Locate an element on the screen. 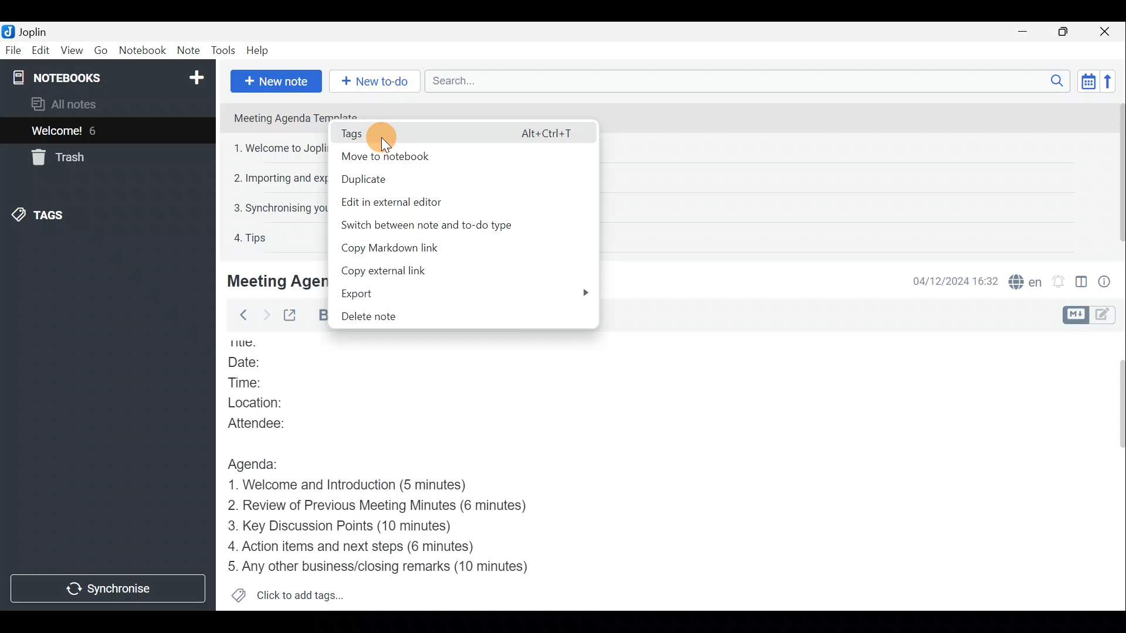 This screenshot has width=1126, height=633. Key Discussion Points (10 minutes) is located at coordinates (344, 527).